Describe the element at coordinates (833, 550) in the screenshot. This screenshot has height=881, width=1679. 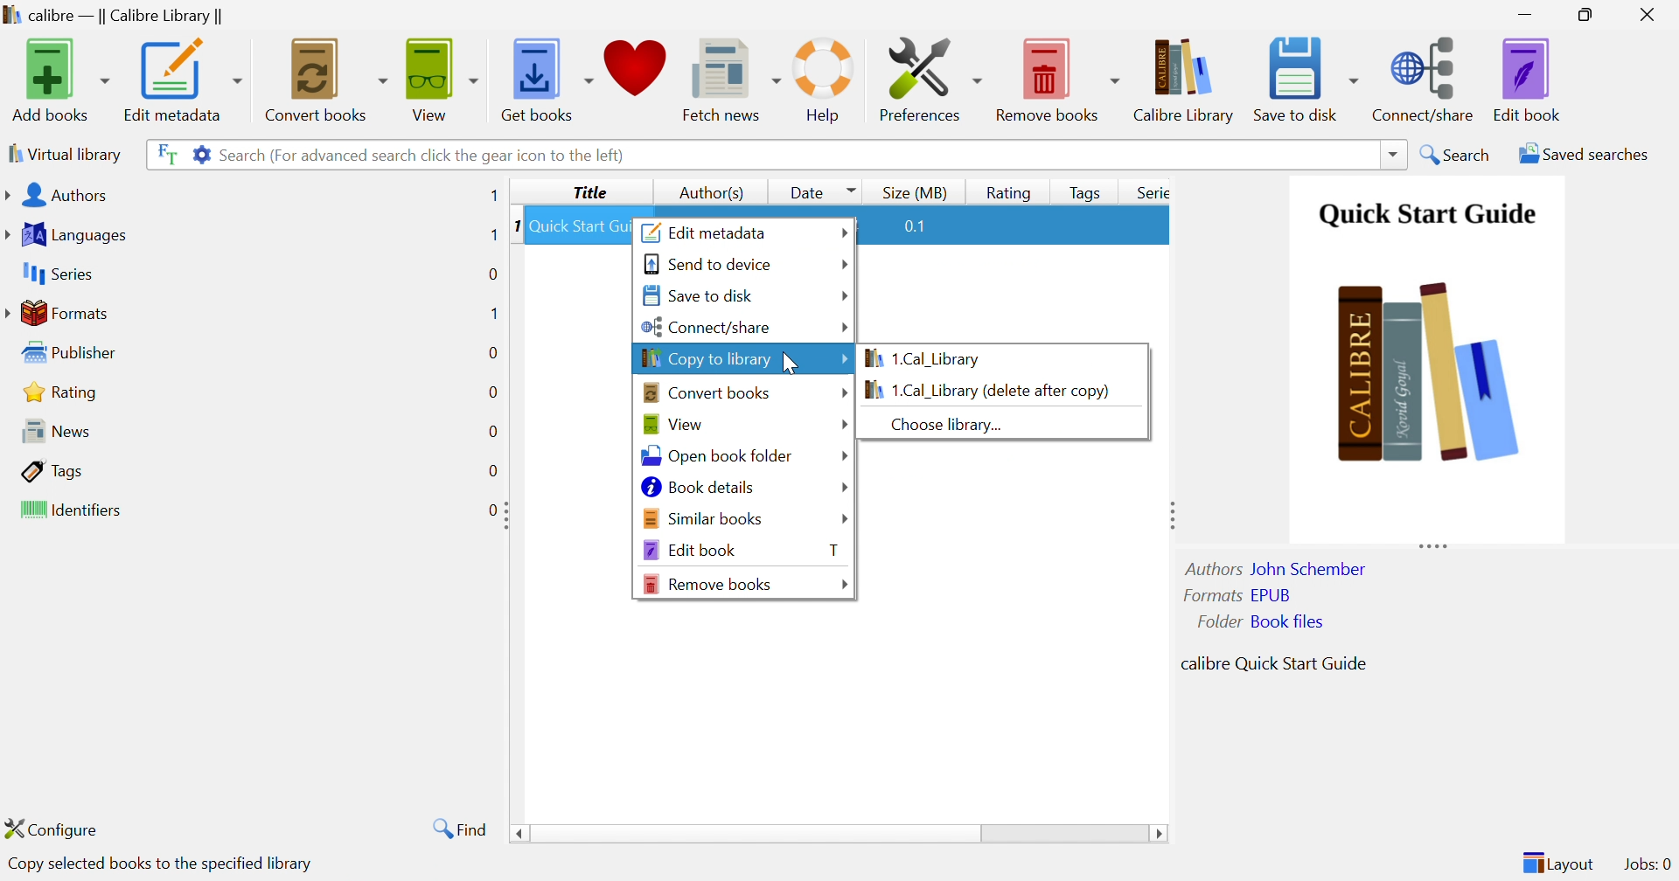
I see `T` at that location.